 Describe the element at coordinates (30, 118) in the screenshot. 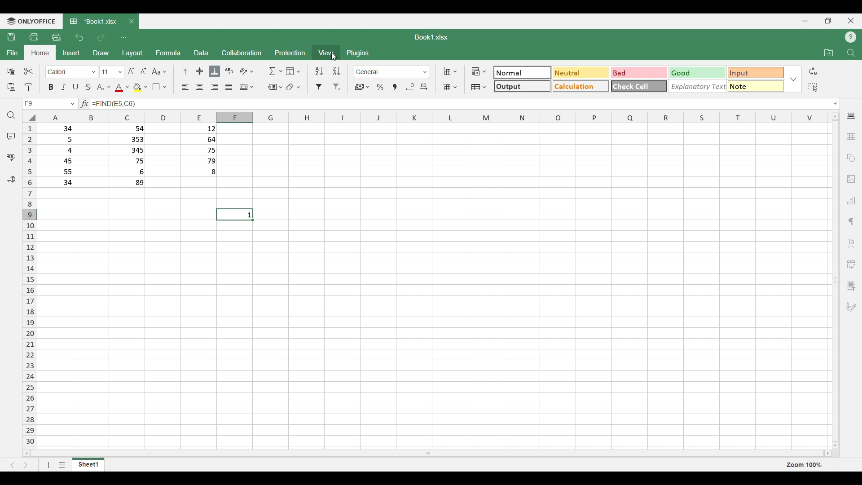

I see `Click to select all cells` at that location.